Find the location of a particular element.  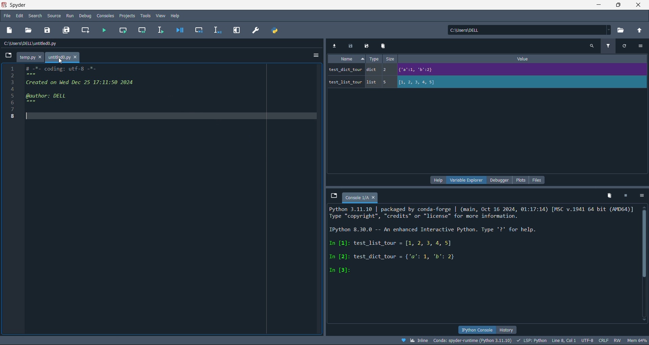

history pane options is located at coordinates (510, 329).